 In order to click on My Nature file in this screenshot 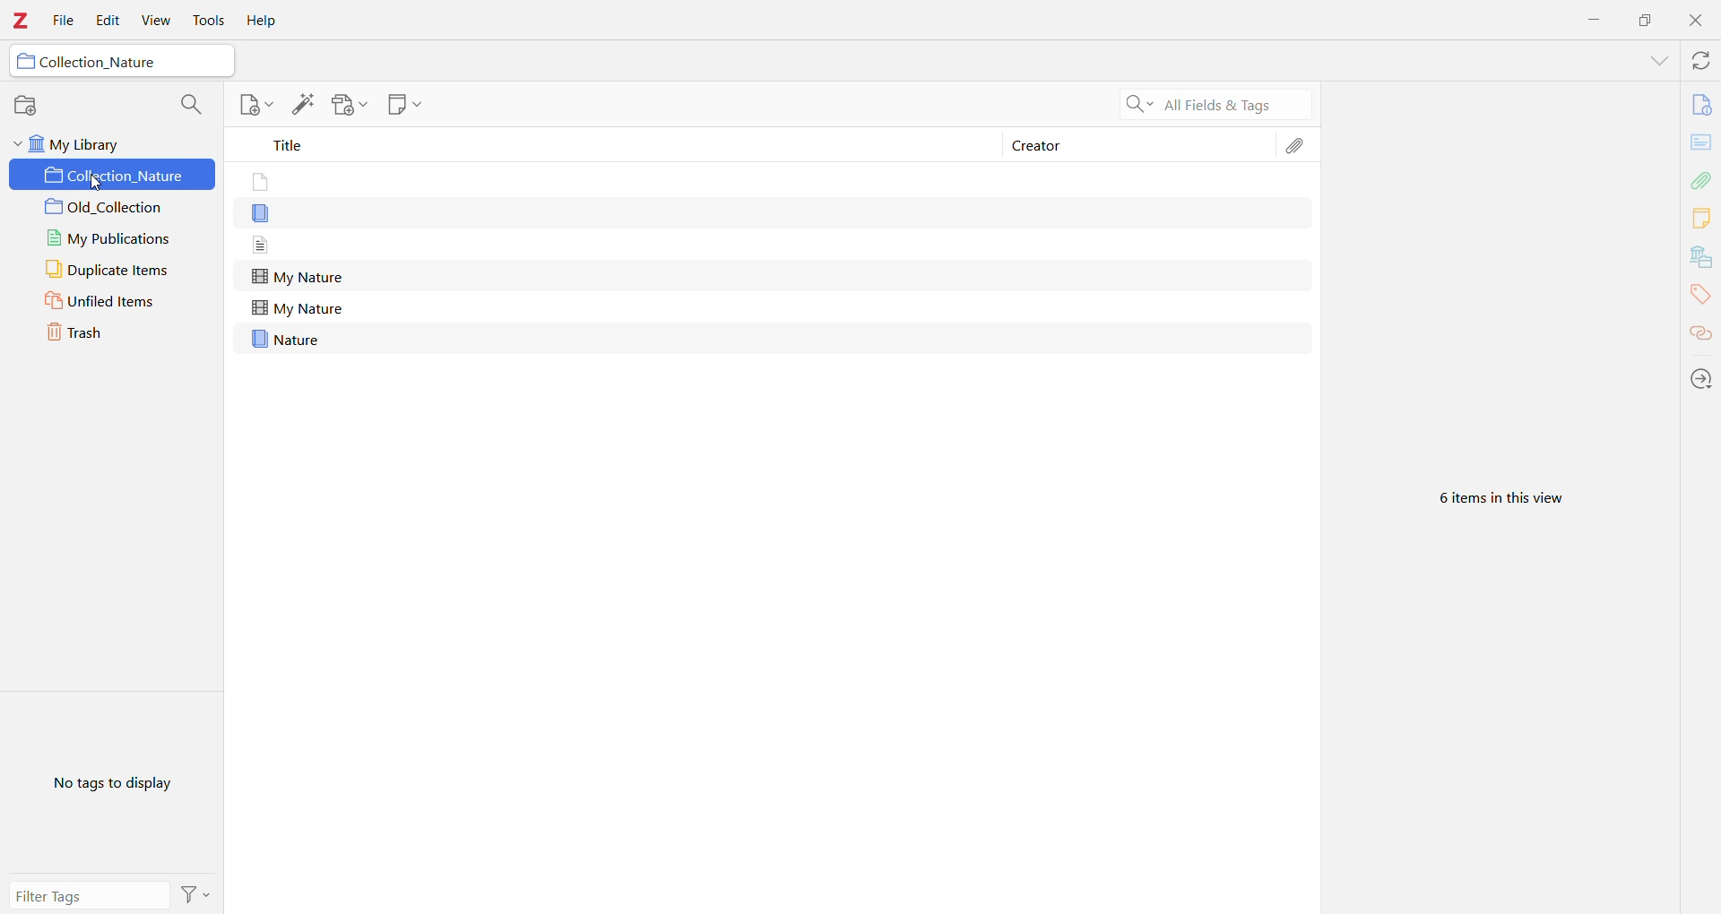, I will do `click(298, 307)`.